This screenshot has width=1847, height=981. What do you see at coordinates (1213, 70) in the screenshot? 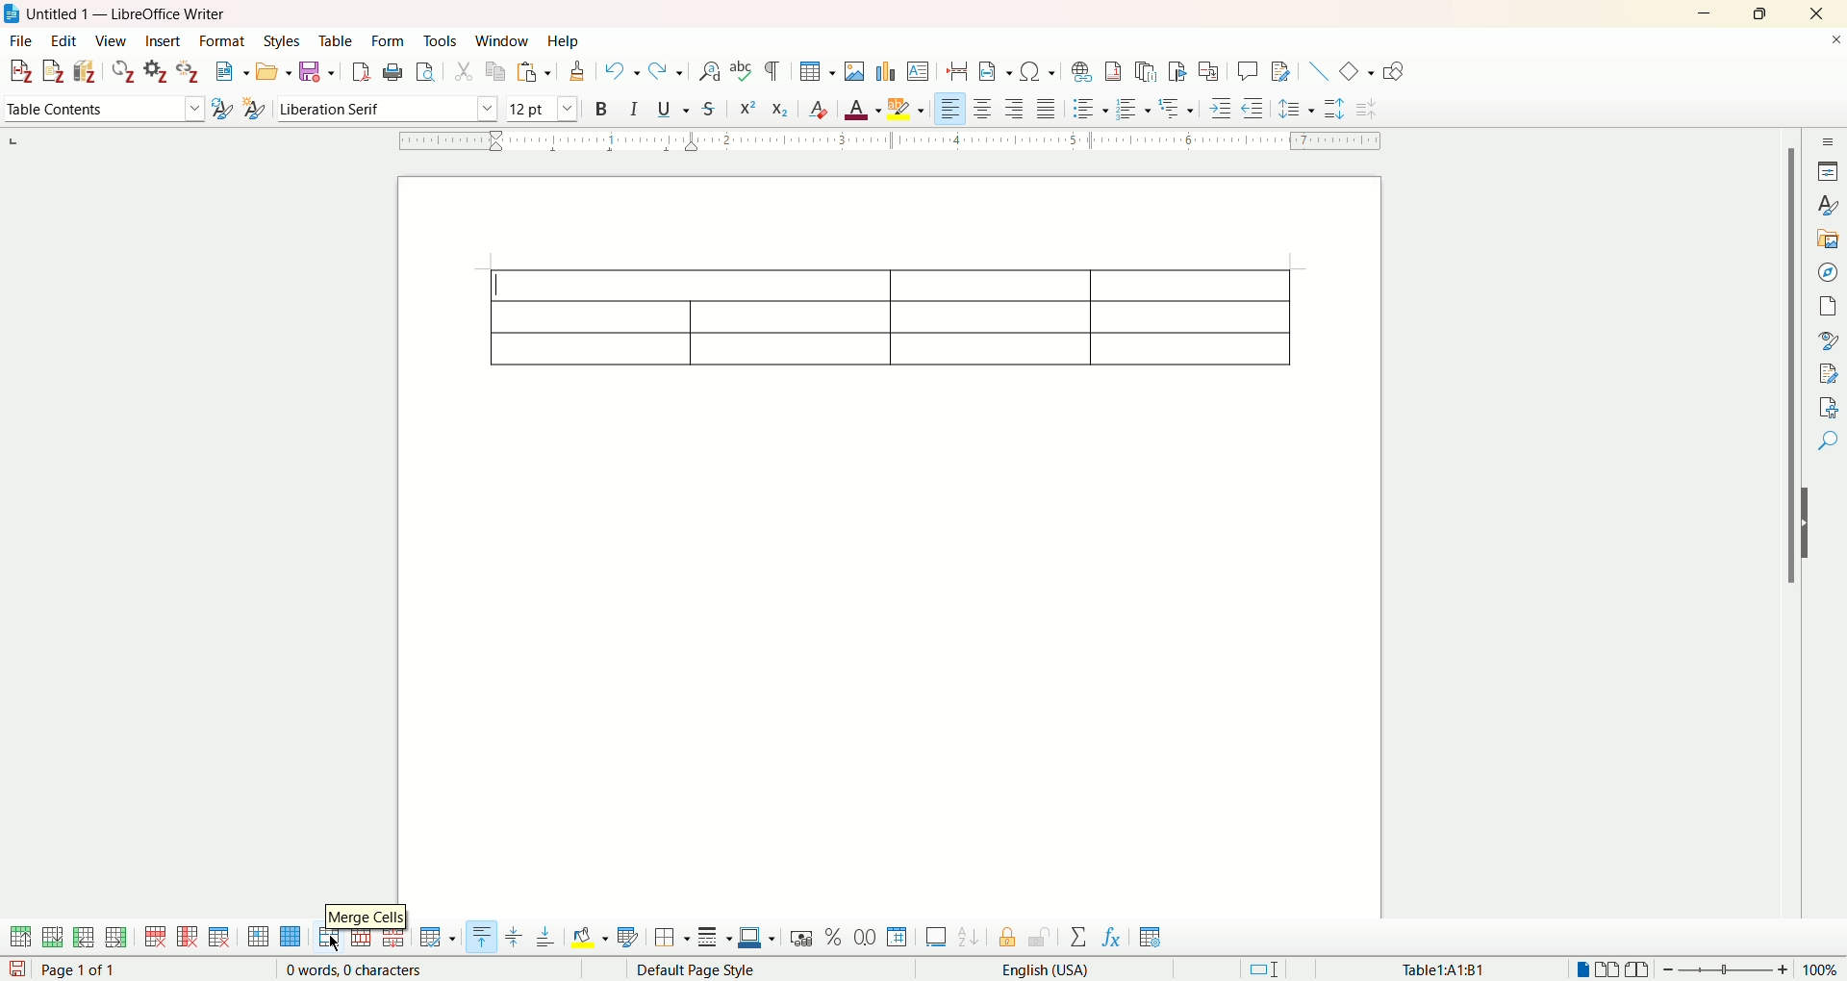
I see `insert cross-reference` at bounding box center [1213, 70].